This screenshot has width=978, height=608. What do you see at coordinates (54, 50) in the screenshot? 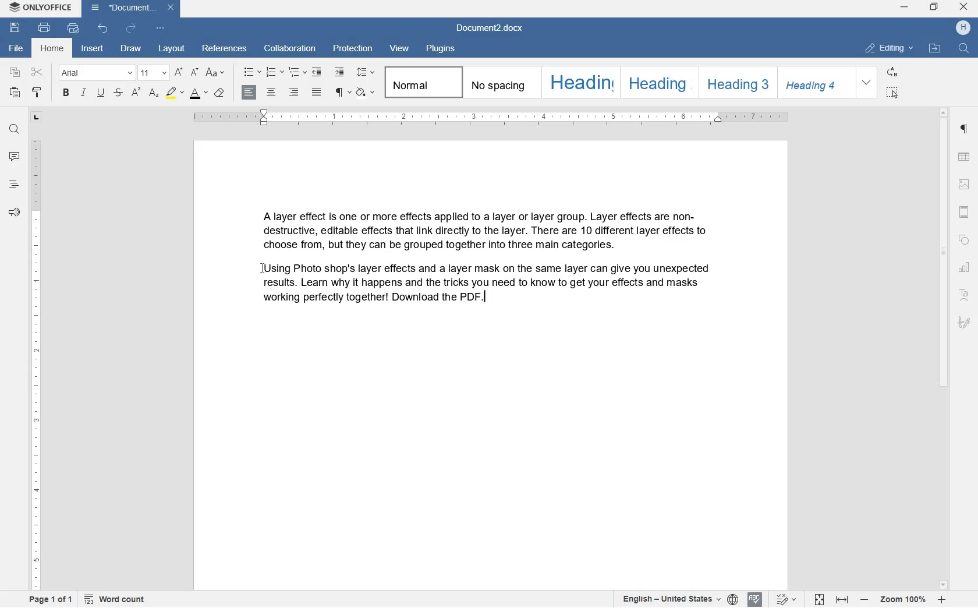
I see `HOME` at bounding box center [54, 50].